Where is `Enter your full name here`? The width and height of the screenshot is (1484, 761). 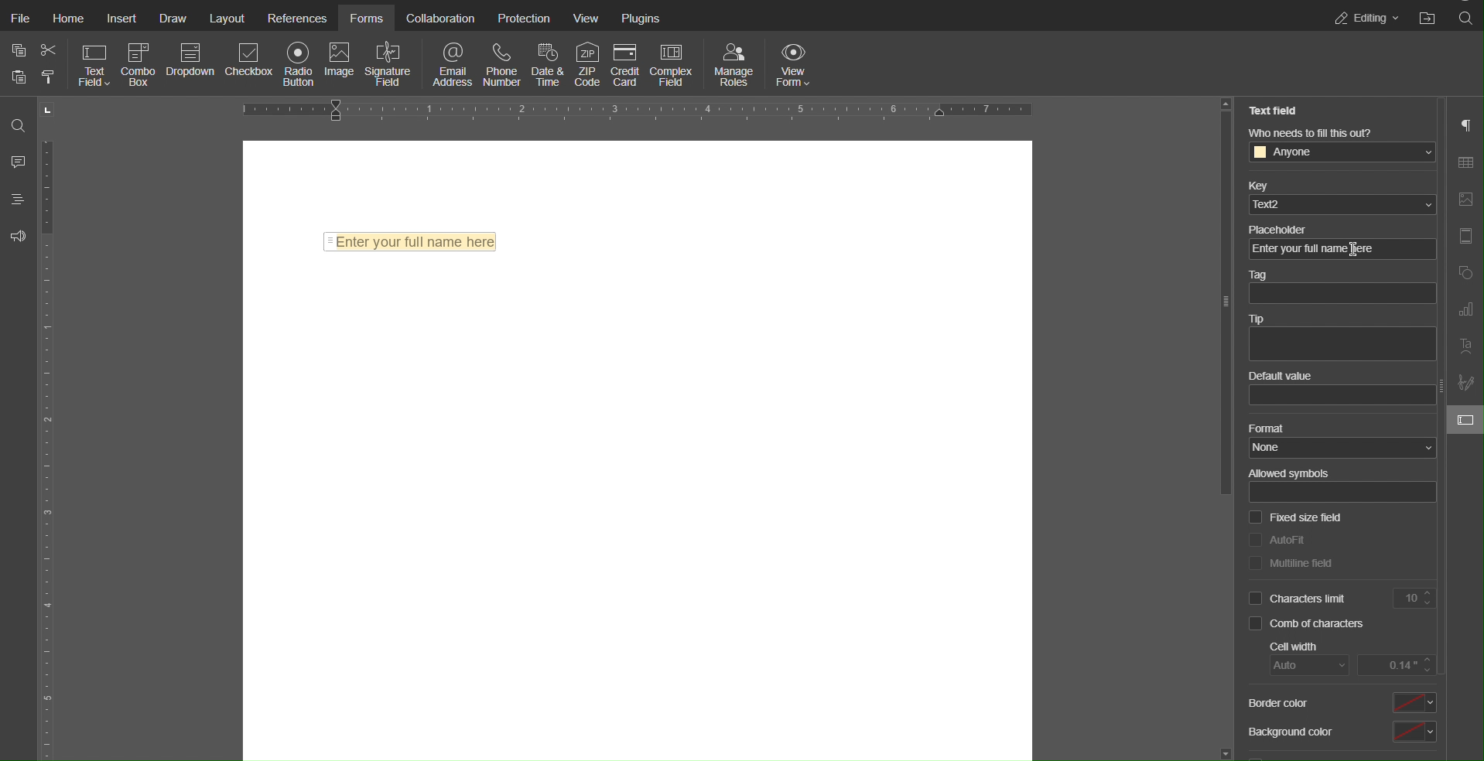
Enter your full name here is located at coordinates (410, 242).